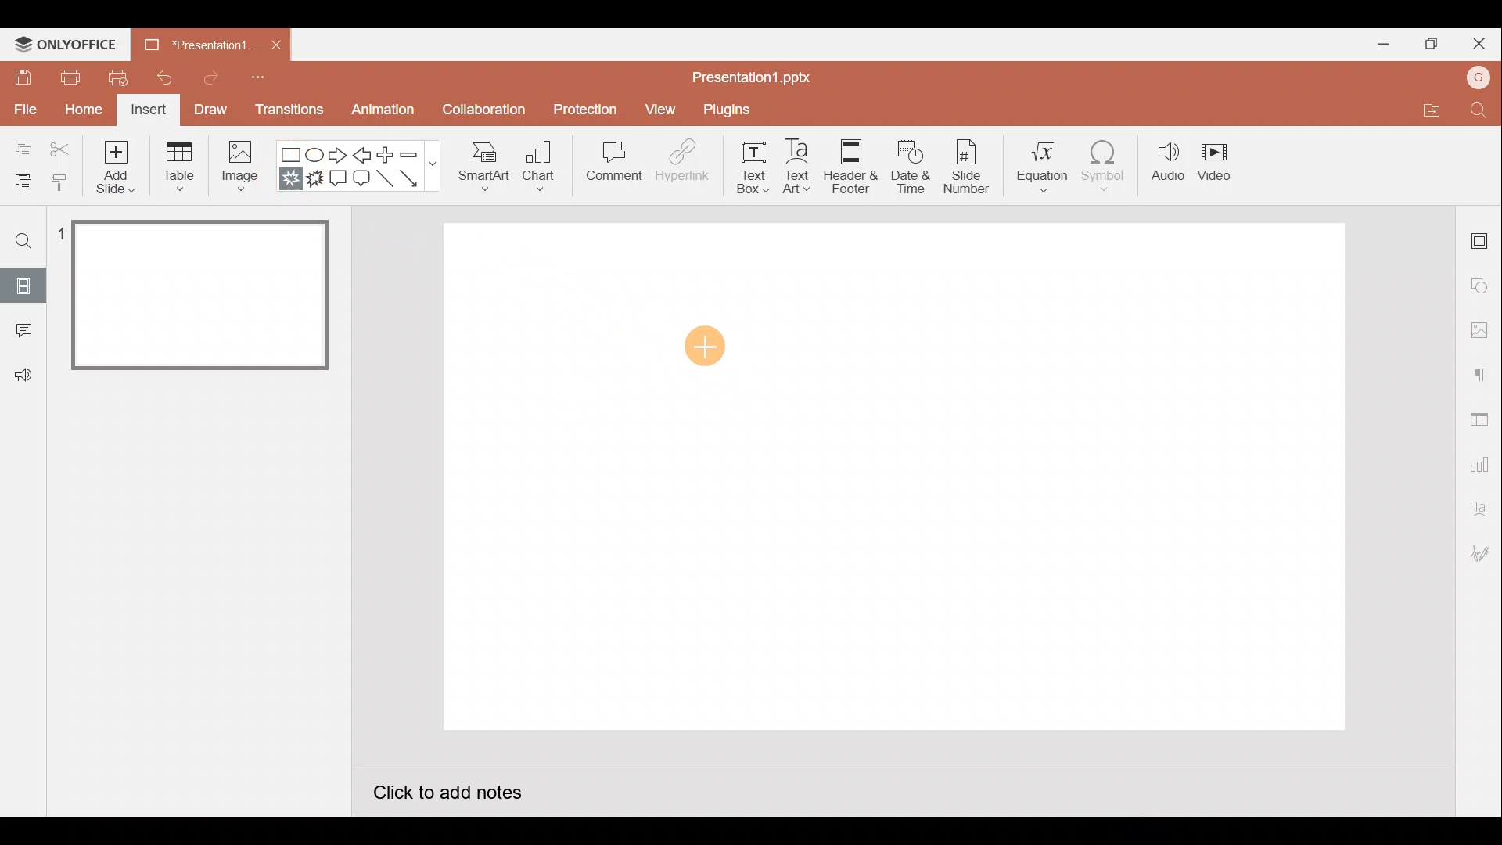 The width and height of the screenshot is (1502, 845). I want to click on Rounded rectangular callout, so click(361, 179).